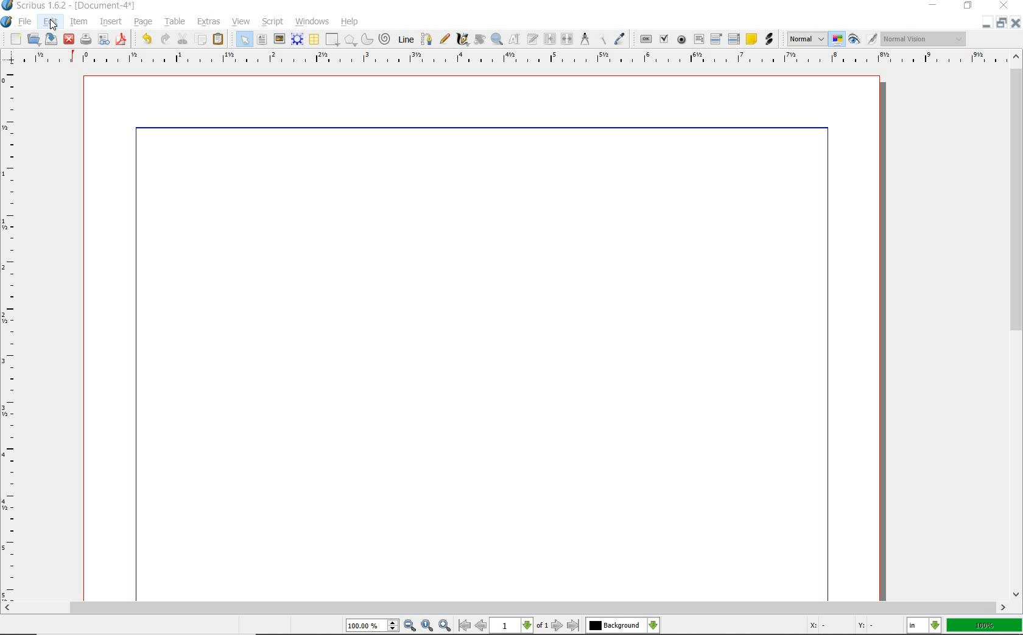 The height and width of the screenshot is (635, 1023). I want to click on go to last page, so click(574, 625).